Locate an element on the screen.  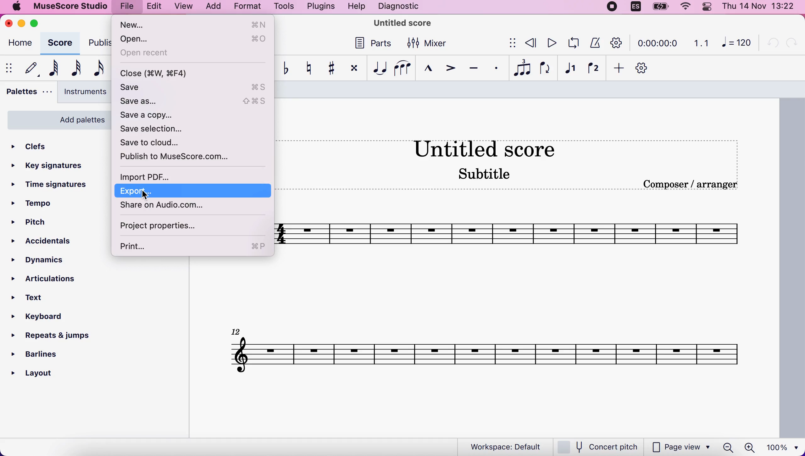
musical scales is located at coordinates (511, 230).